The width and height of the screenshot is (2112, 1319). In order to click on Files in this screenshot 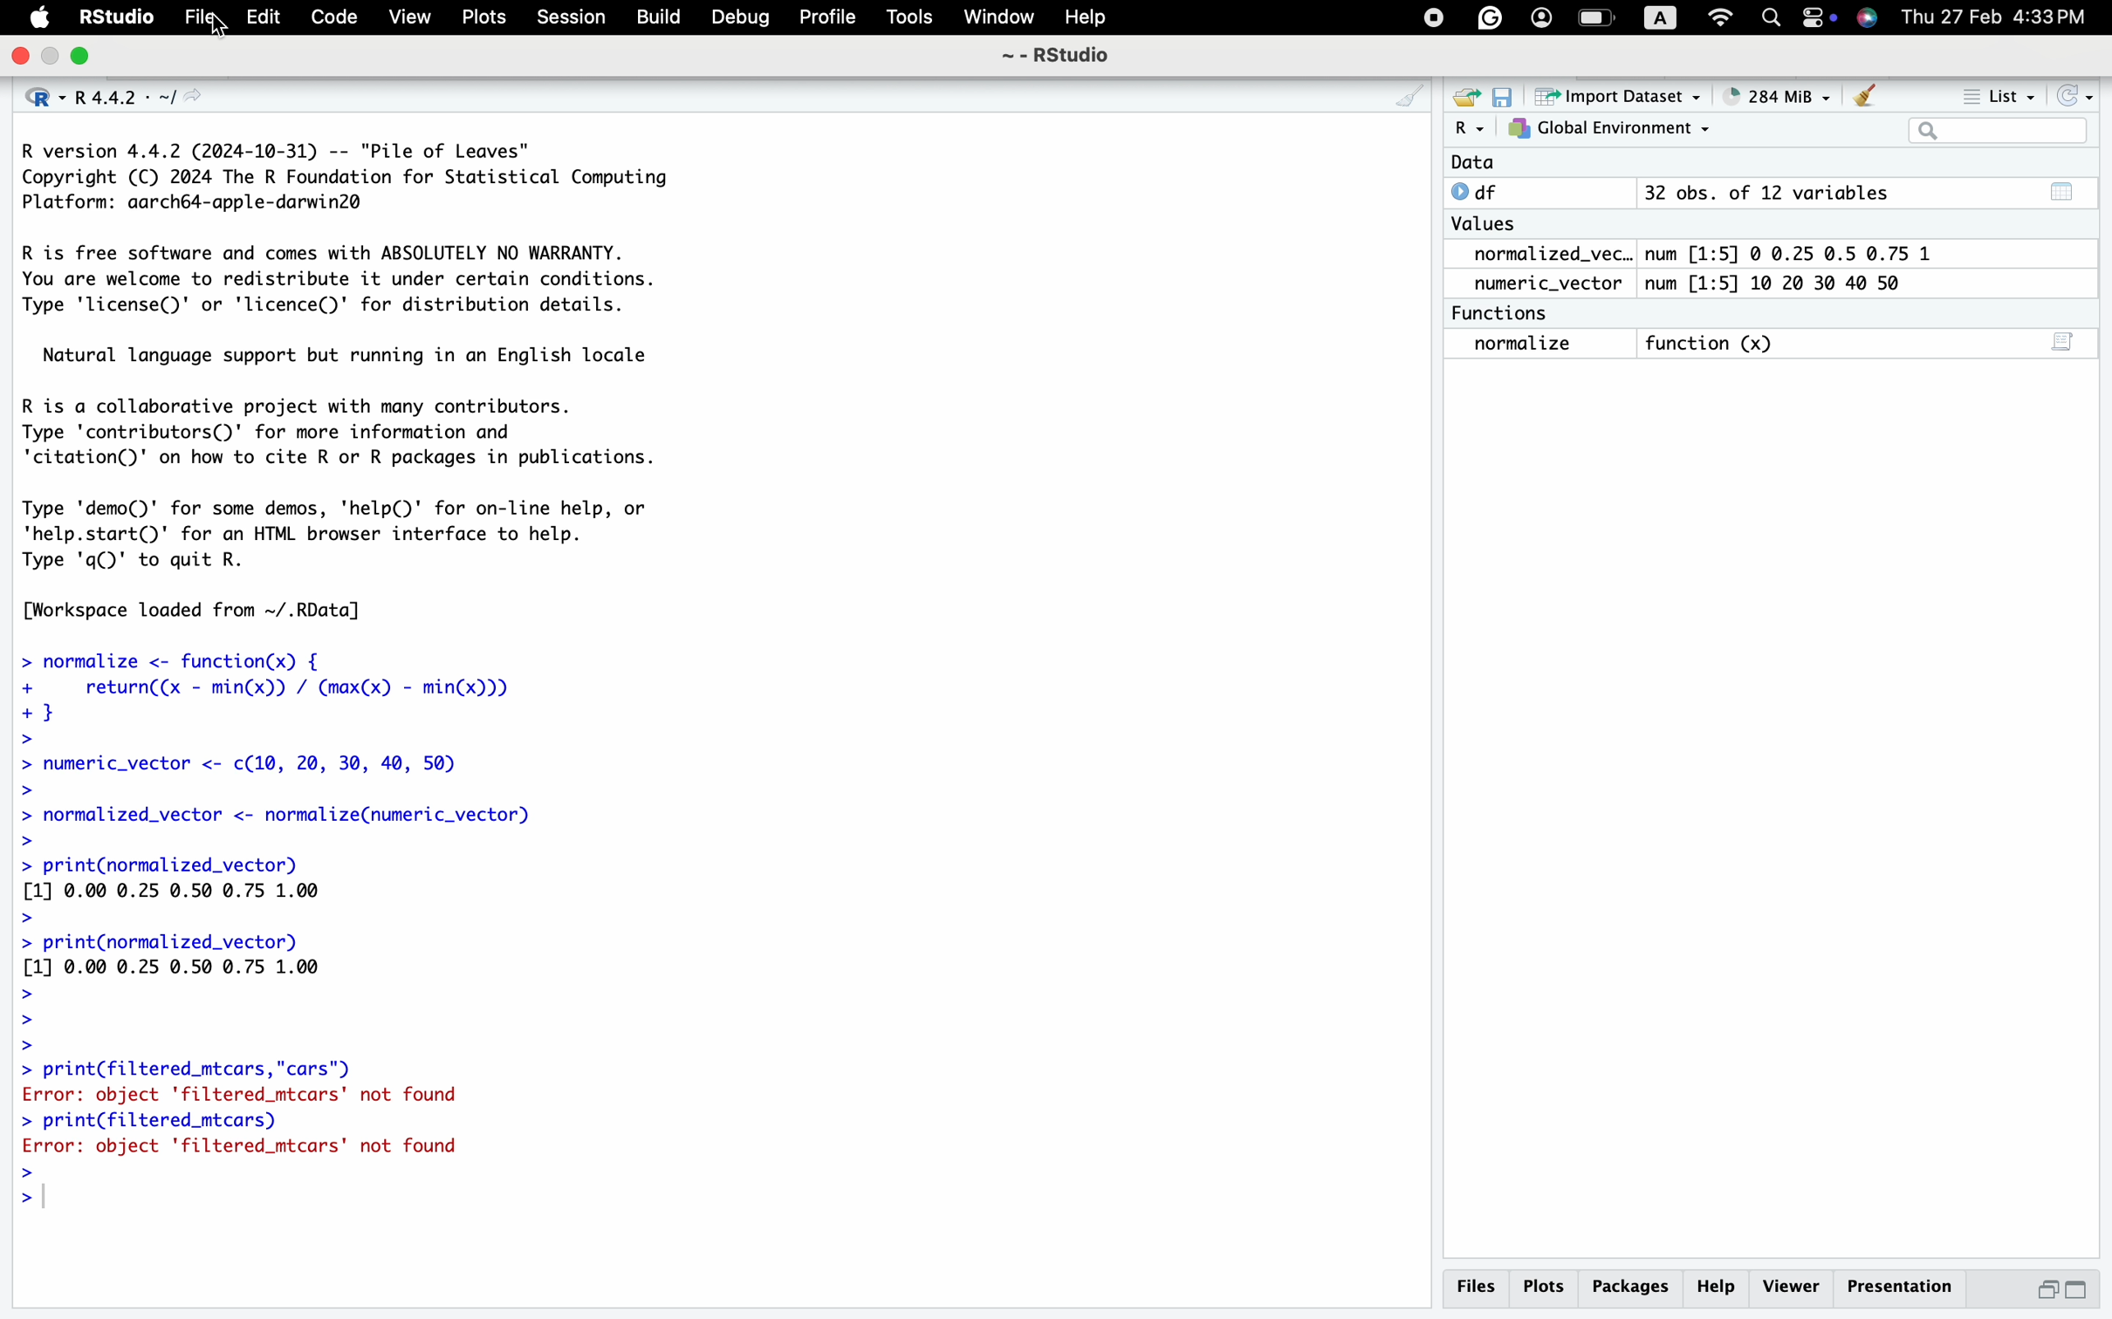, I will do `click(1478, 1290)`.